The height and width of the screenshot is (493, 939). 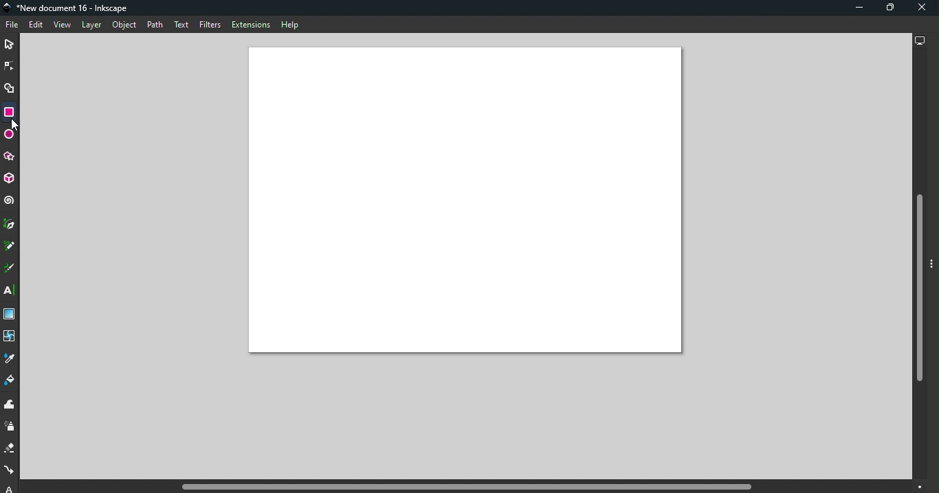 I want to click on Path, so click(x=155, y=26).